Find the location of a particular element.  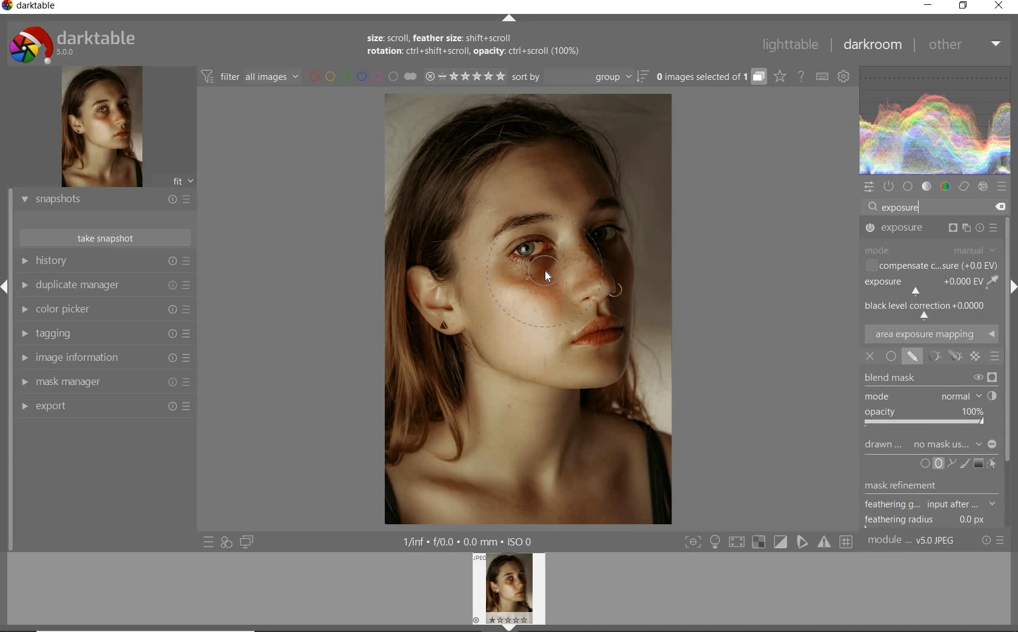

filter by image color is located at coordinates (363, 77).